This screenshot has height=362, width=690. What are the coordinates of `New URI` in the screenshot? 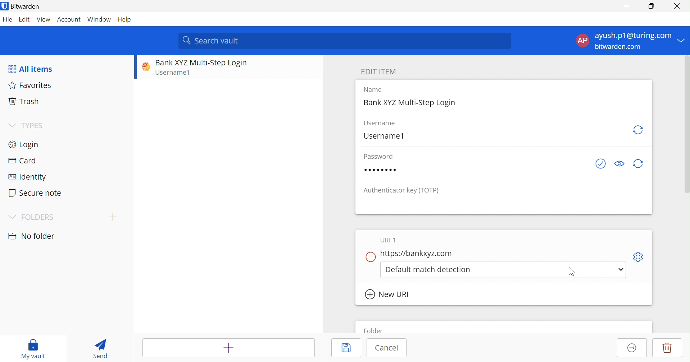 It's located at (388, 294).